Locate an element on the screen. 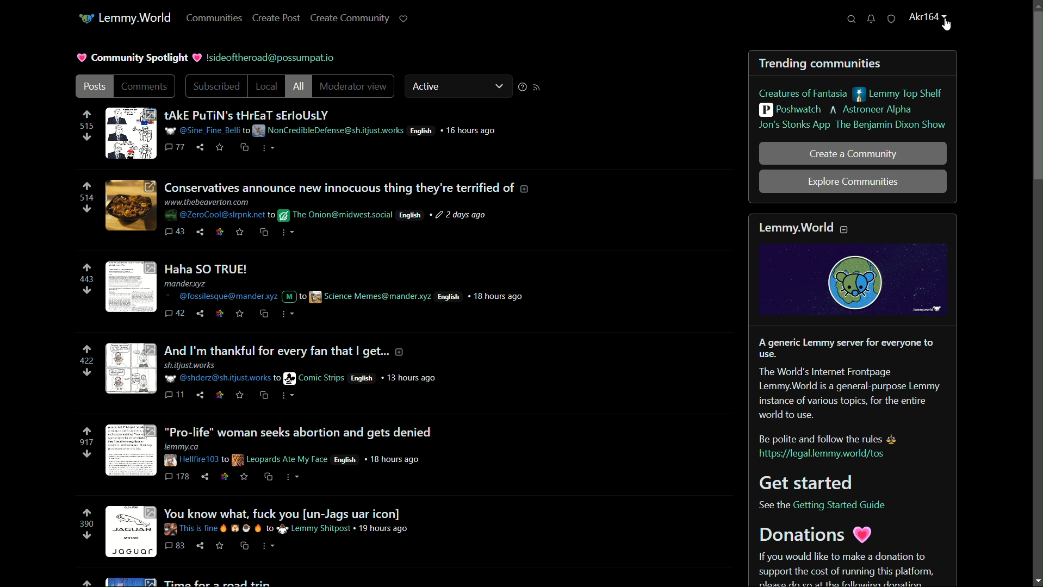 The width and height of the screenshot is (1043, 587). cursor is located at coordinates (945, 28).